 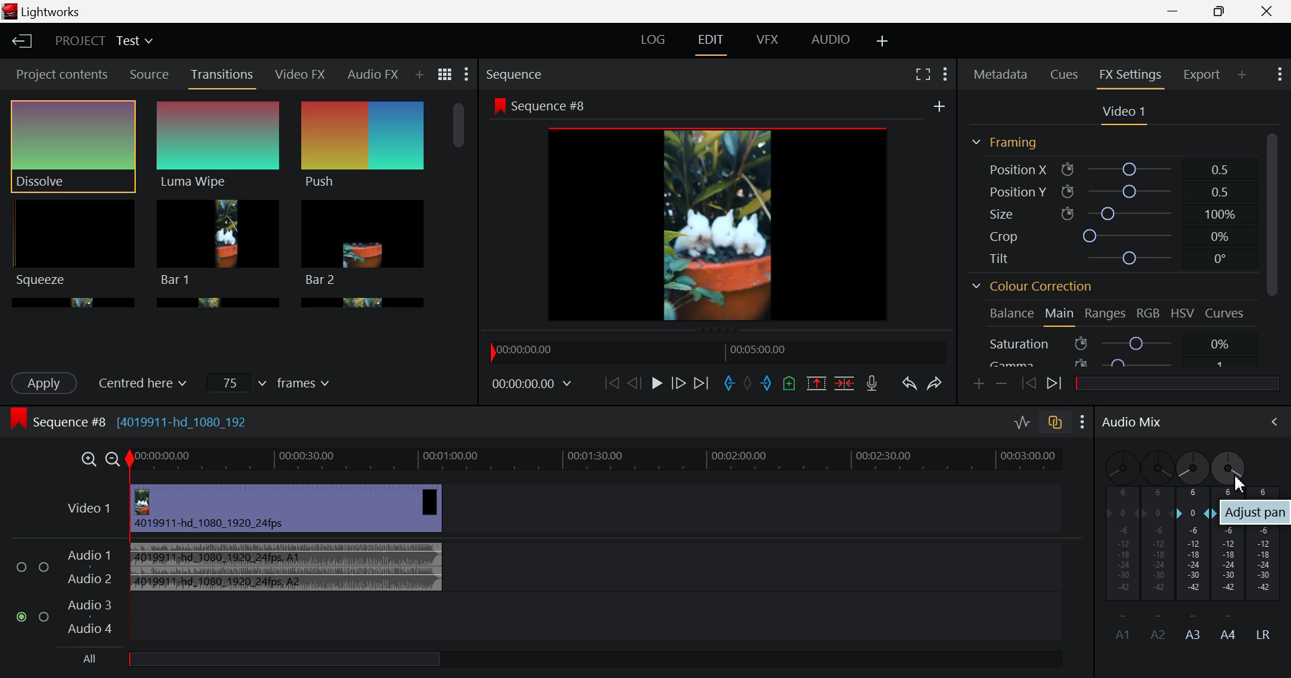 I want to click on Cursor on Audio Mix, so click(x=1267, y=423).